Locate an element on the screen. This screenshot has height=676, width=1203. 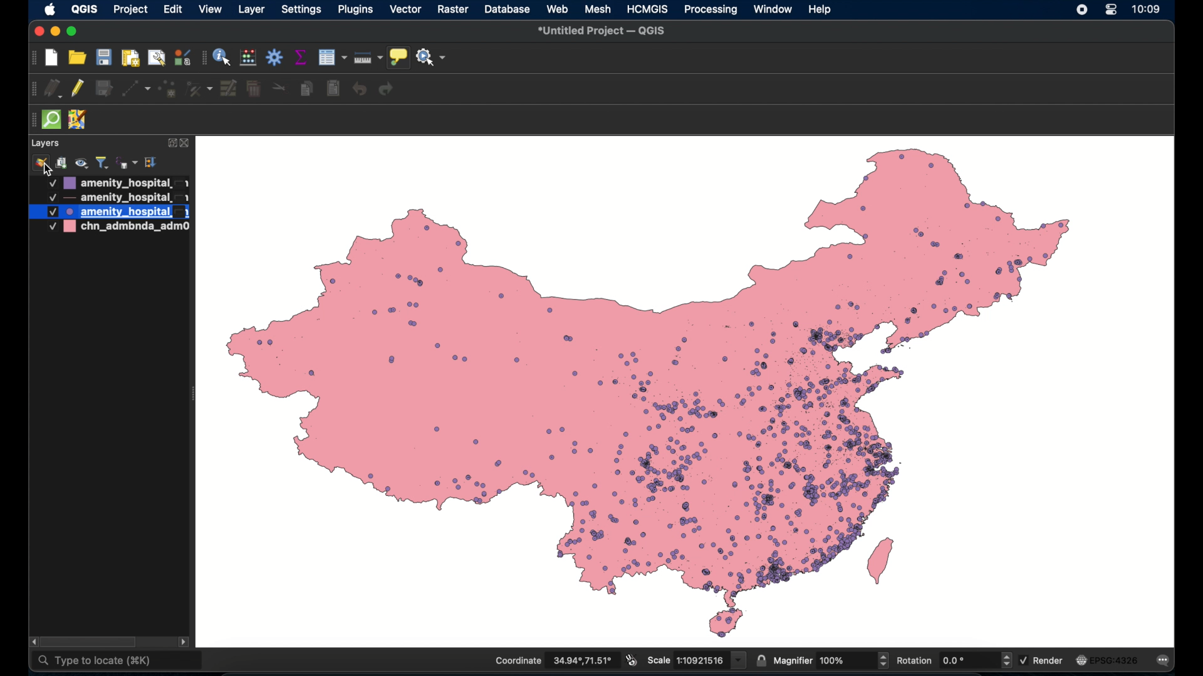
processing is located at coordinates (710, 10).